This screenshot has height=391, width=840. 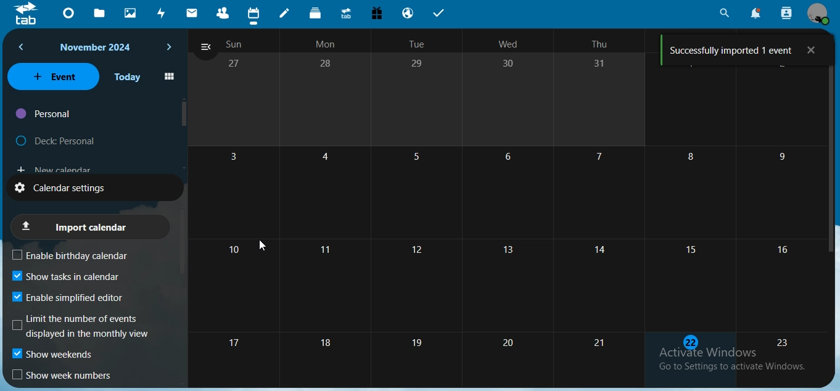 I want to click on close navigation, so click(x=205, y=48).